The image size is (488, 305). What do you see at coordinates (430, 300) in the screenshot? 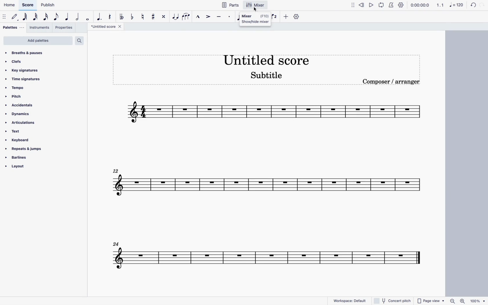
I see `page view` at bounding box center [430, 300].